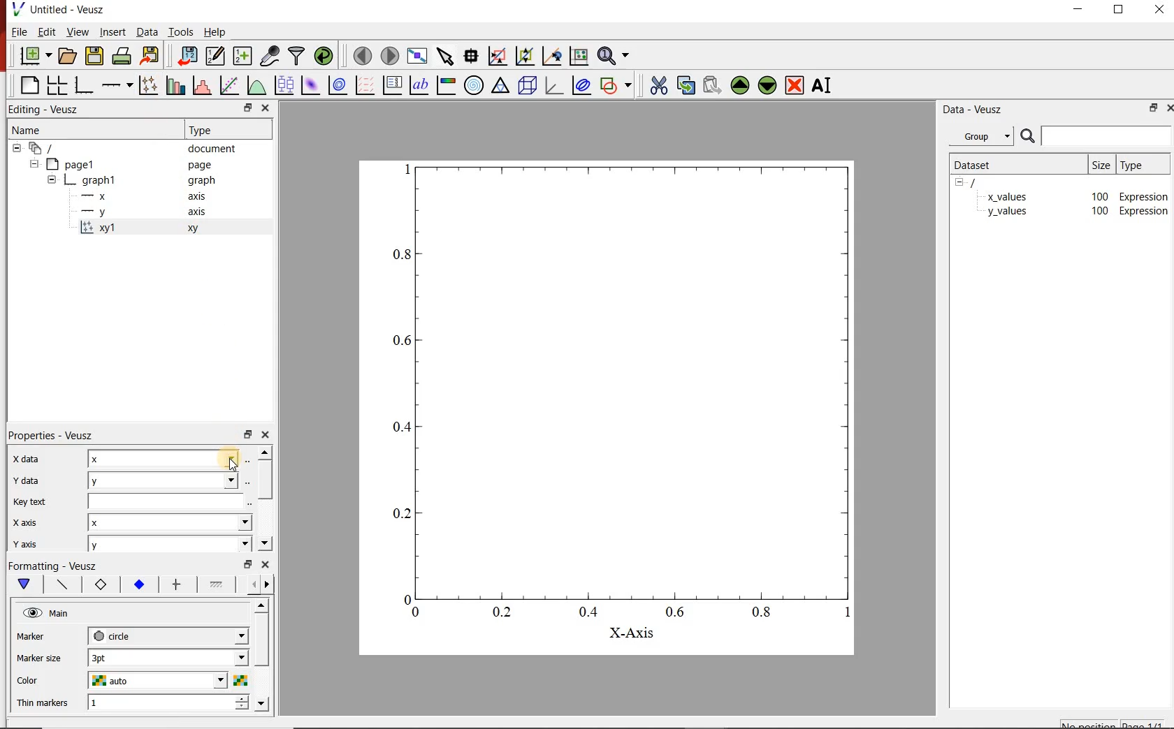 This screenshot has width=1174, height=729. What do you see at coordinates (94, 212) in the screenshot?
I see `—-—y` at bounding box center [94, 212].